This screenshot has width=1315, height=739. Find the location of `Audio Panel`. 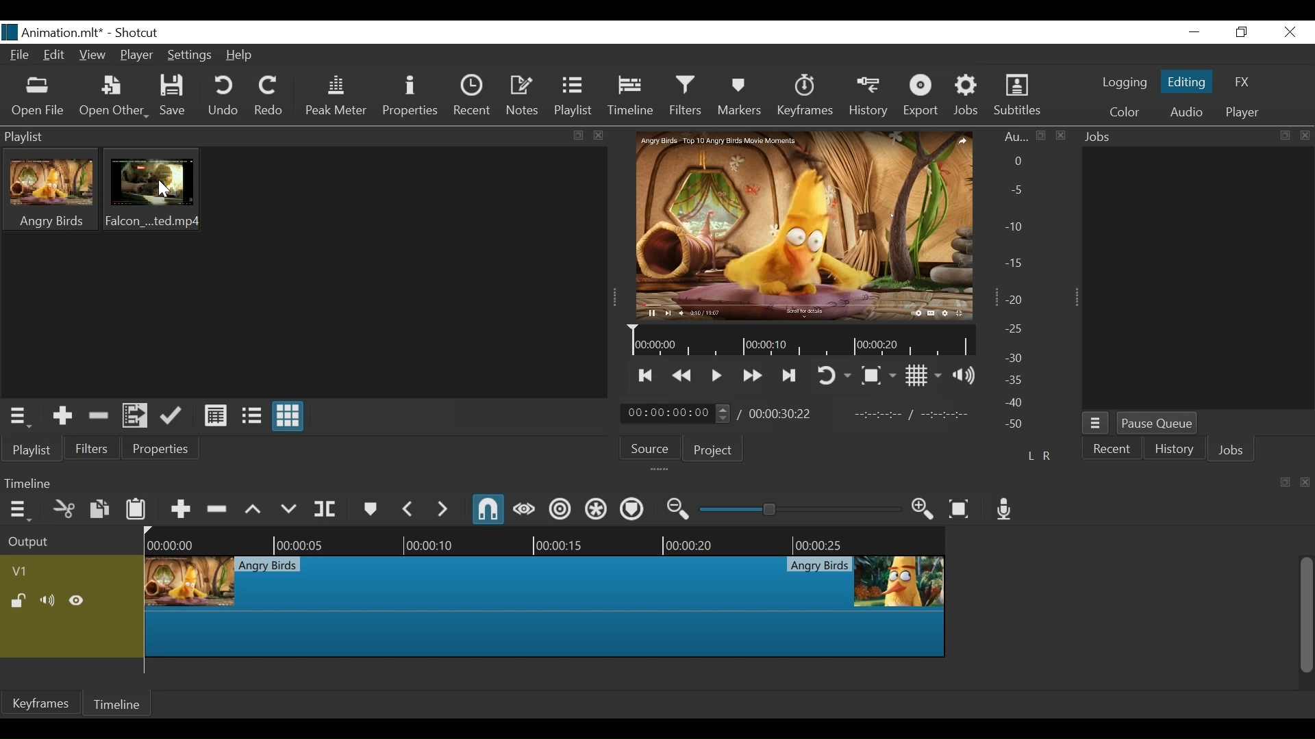

Audio Panel is located at coordinates (1020, 283).